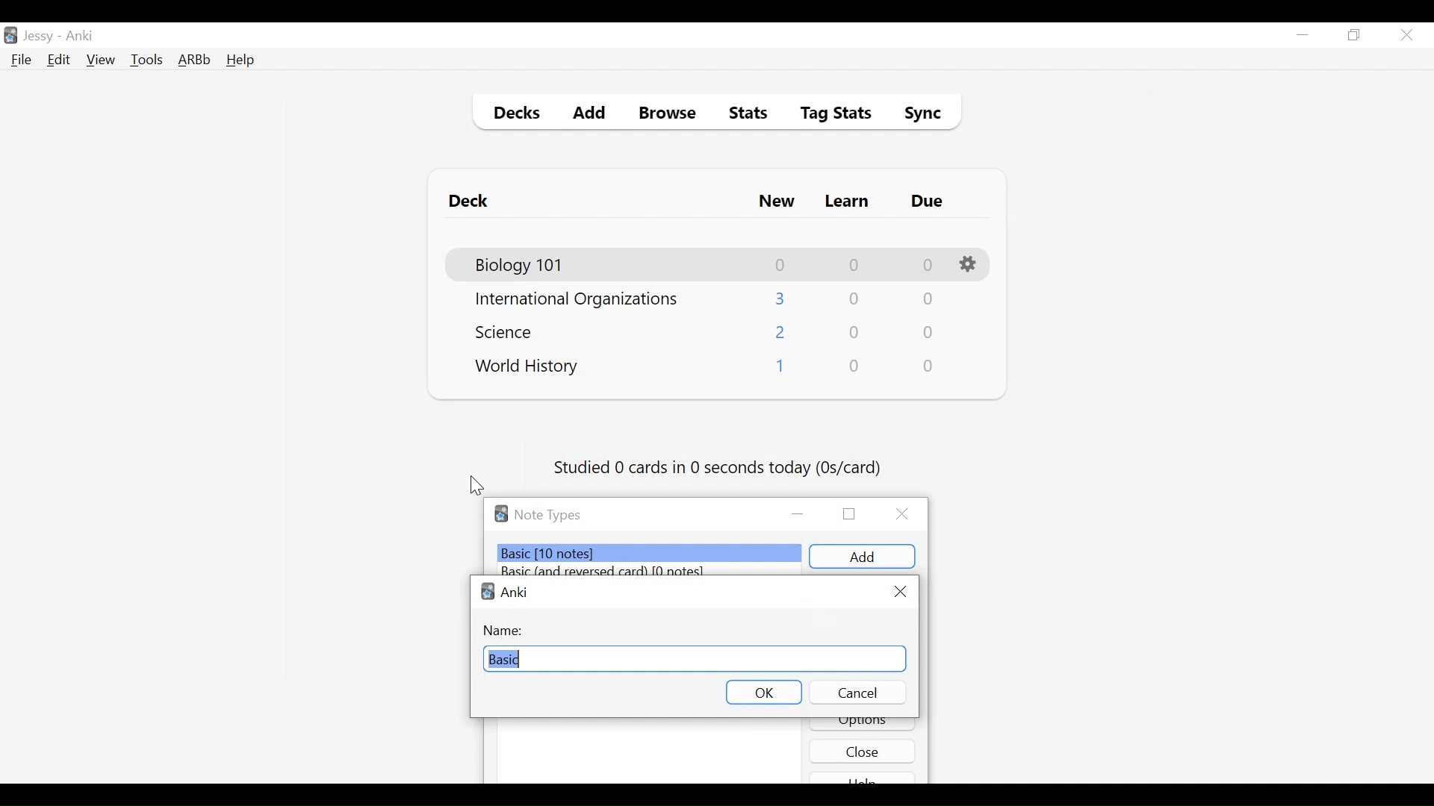 The height and width of the screenshot is (806, 1434). What do you see at coordinates (853, 265) in the screenshot?
I see `Learn Card Count` at bounding box center [853, 265].